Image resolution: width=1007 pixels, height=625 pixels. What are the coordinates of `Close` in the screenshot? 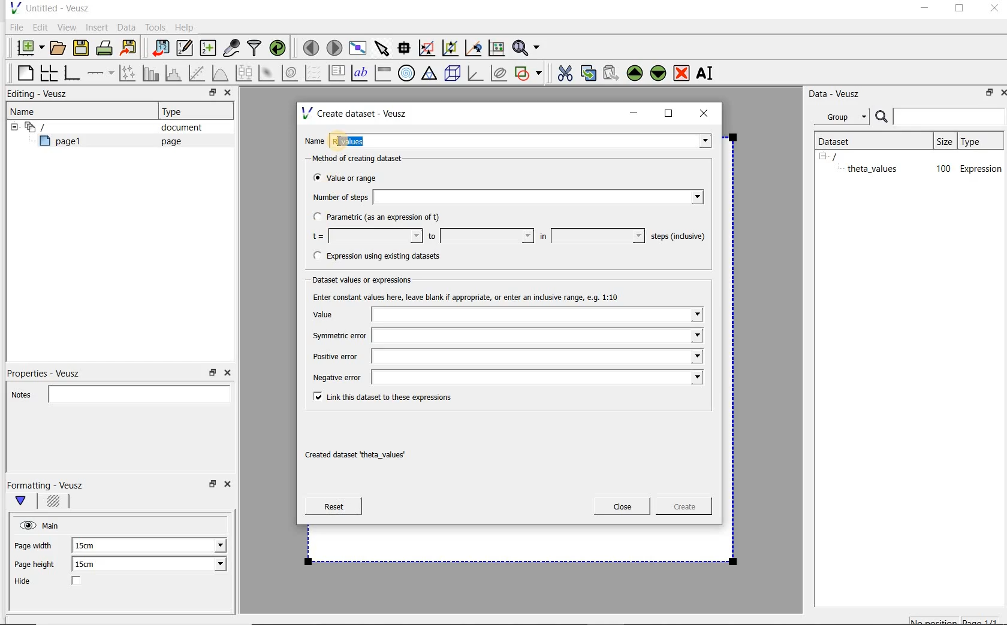 It's located at (993, 10).